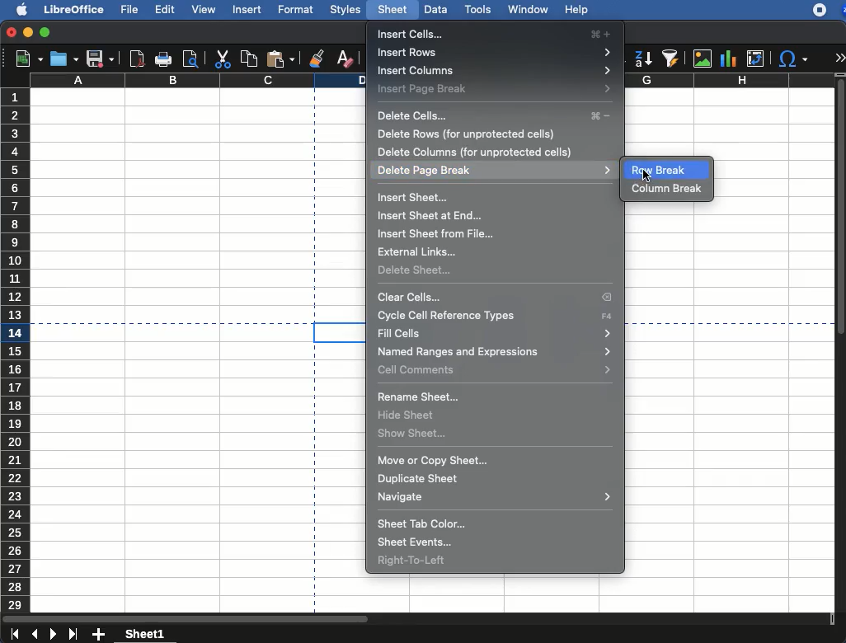 This screenshot has width=846, height=643. Describe the element at coordinates (422, 398) in the screenshot. I see `rename sheet` at that location.